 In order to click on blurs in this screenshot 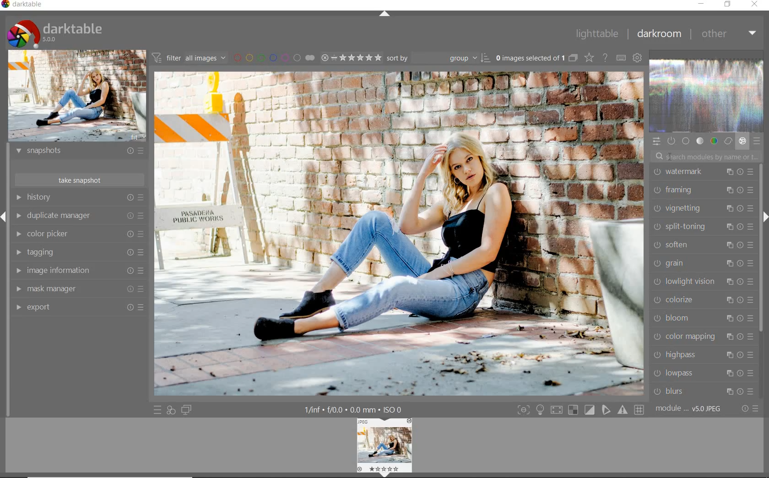, I will do `click(705, 391)`.